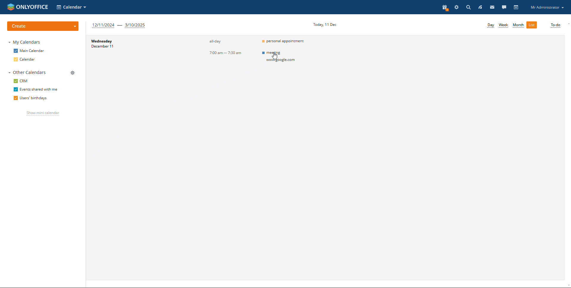  I want to click on scroll down, so click(567, 286).